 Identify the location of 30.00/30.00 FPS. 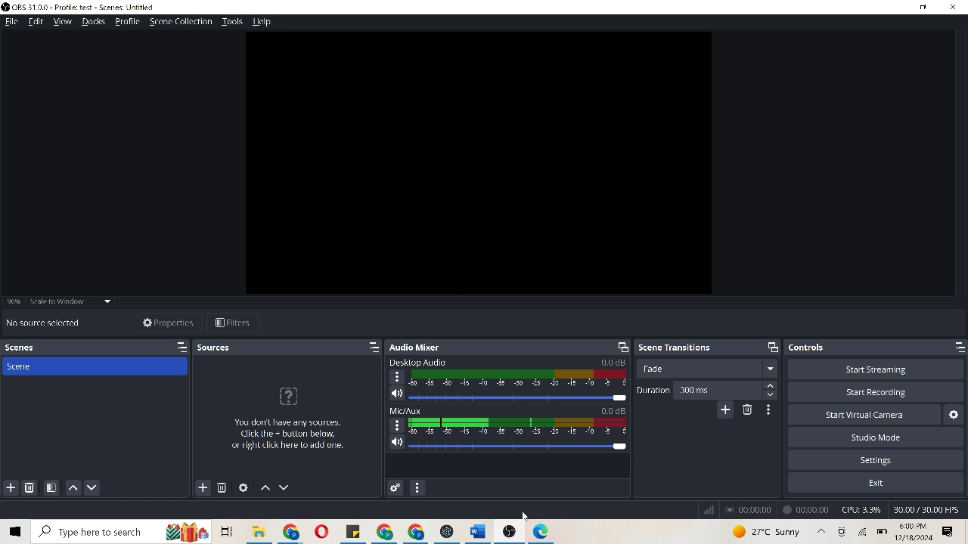
(926, 508).